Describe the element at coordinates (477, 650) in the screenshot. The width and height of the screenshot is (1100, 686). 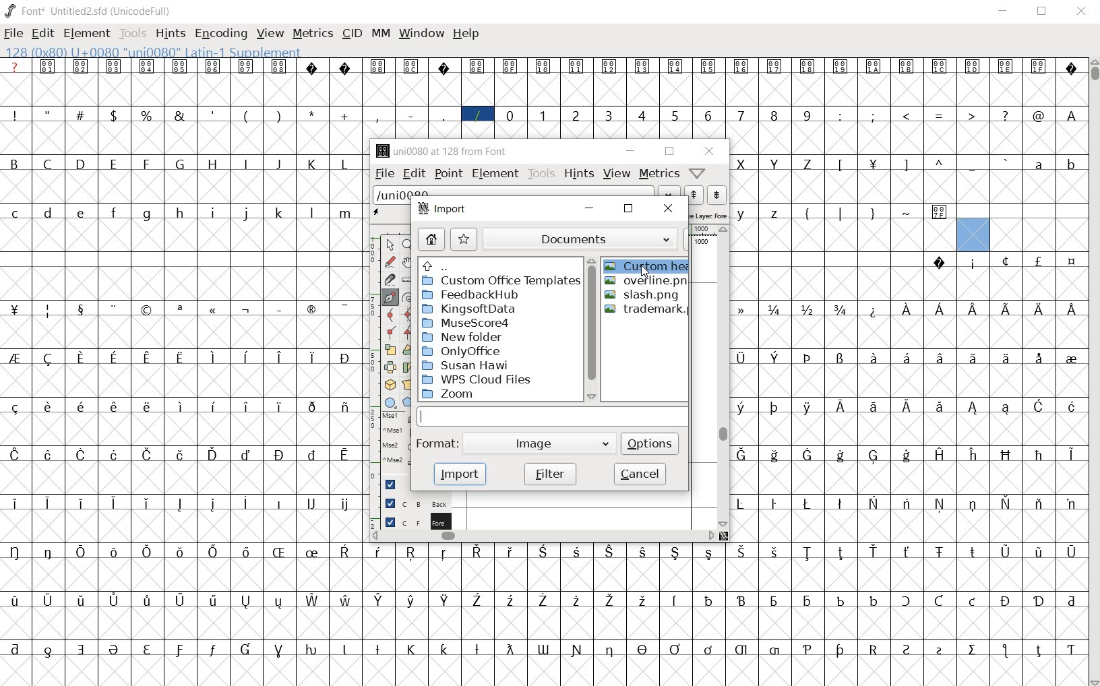
I see `glyph` at that location.